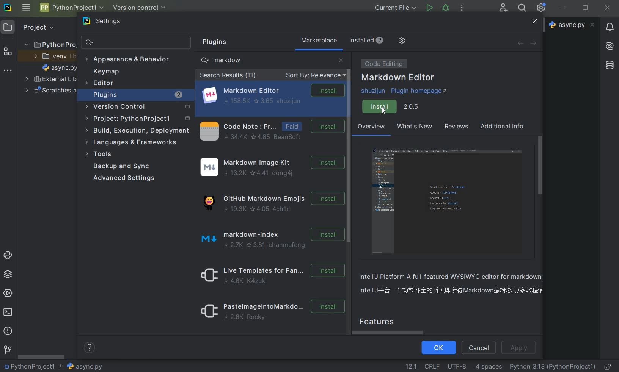  Describe the element at coordinates (396, 8) in the screenshot. I see `current file` at that location.